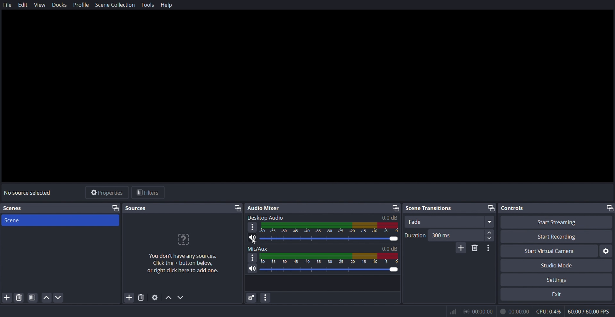  I want to click on volume slider, so click(323, 239).